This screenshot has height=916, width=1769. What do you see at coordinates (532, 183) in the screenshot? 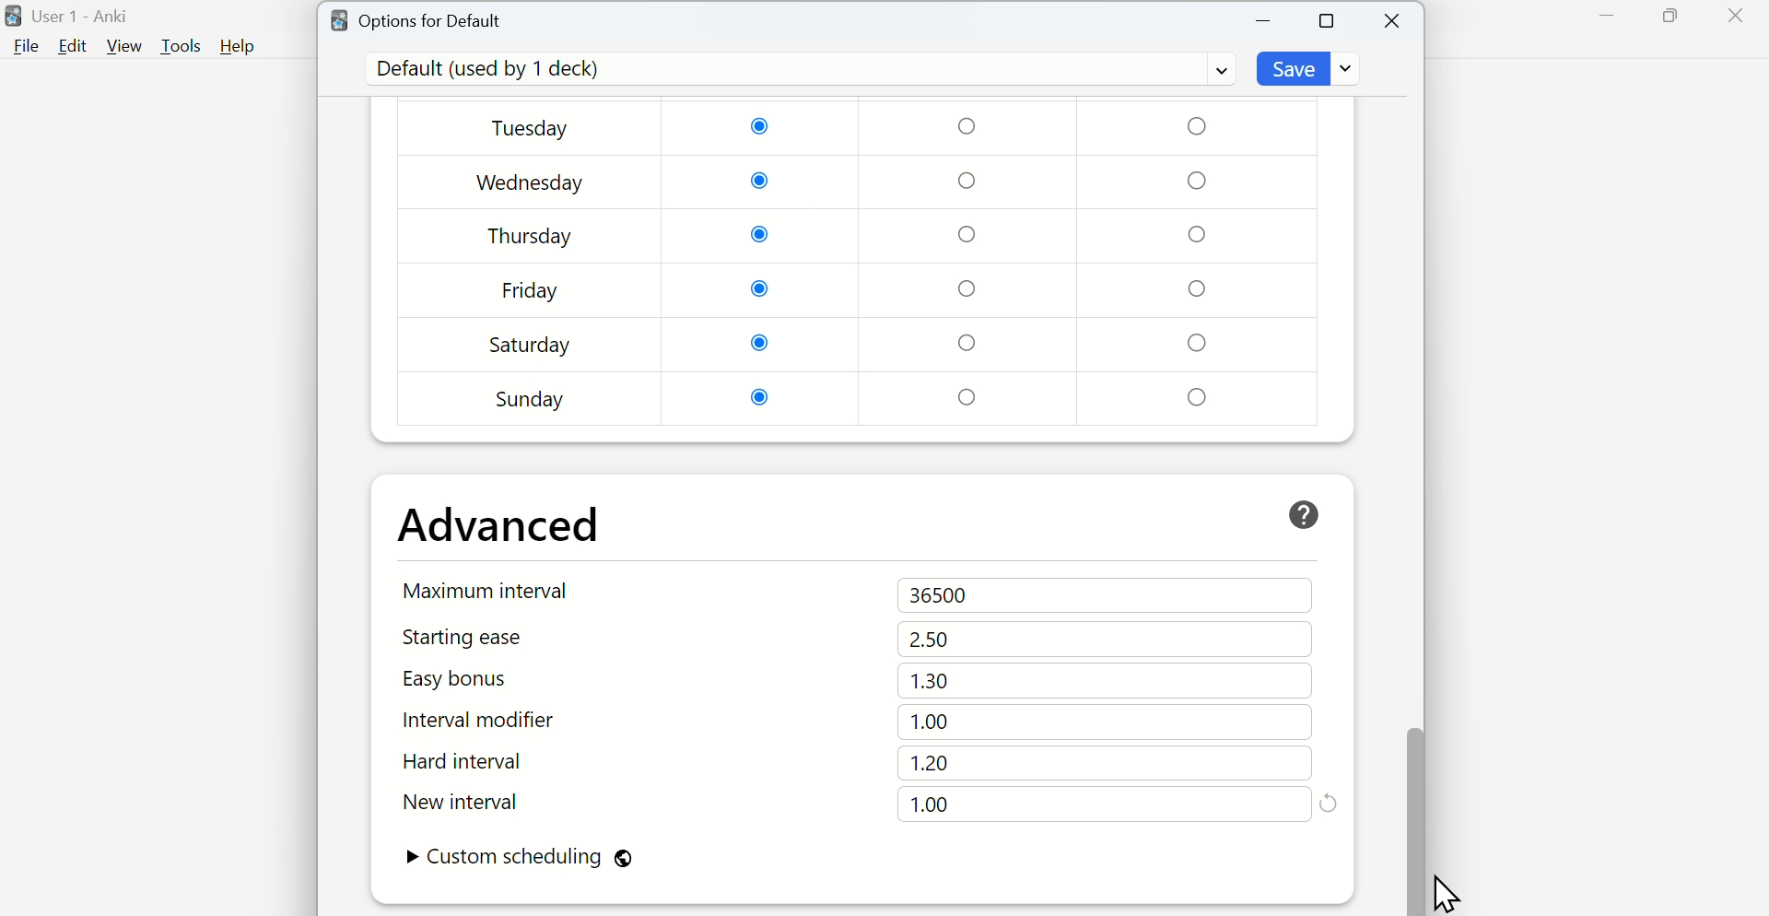
I see `Wednesday` at bounding box center [532, 183].